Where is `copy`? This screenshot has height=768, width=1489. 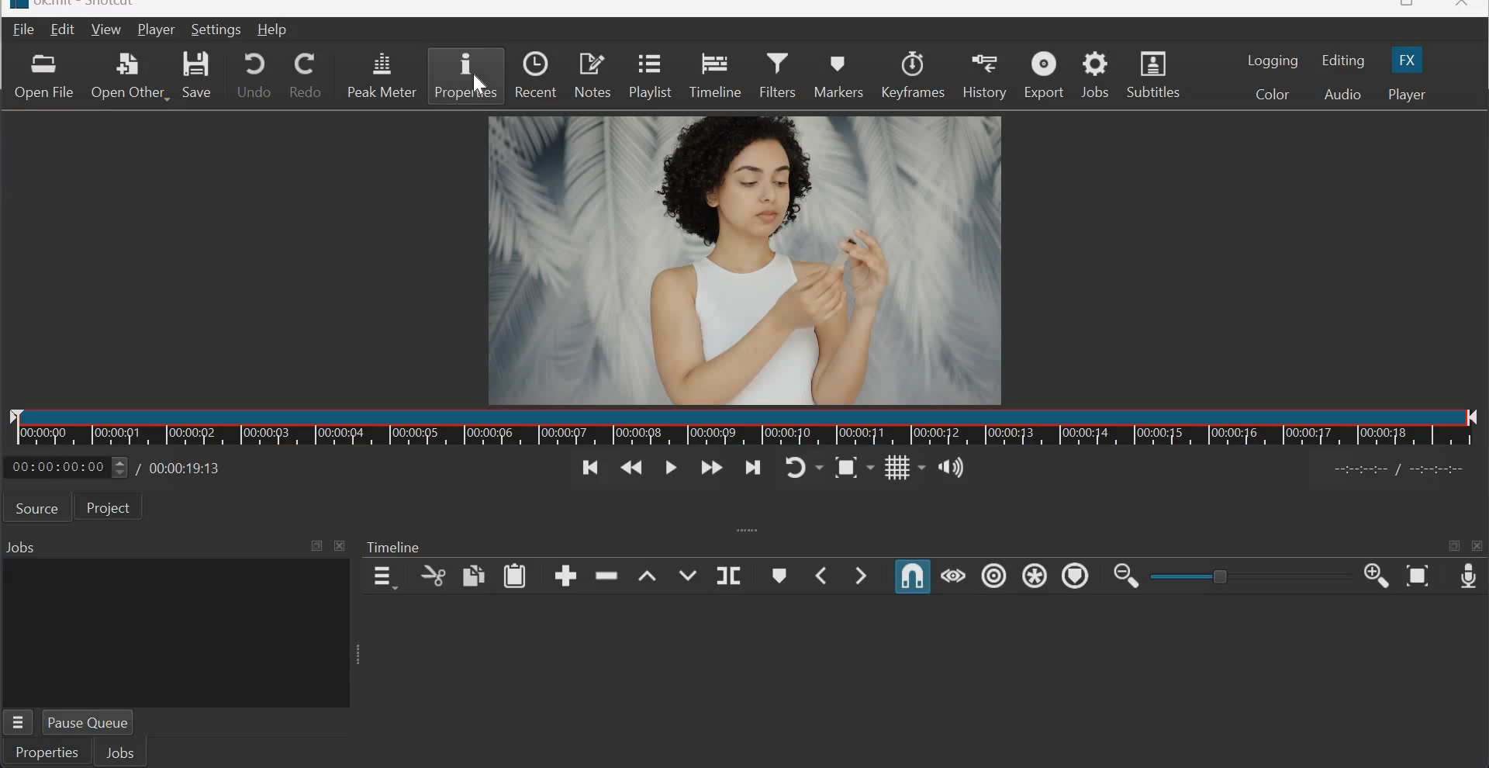
copy is located at coordinates (473, 575).